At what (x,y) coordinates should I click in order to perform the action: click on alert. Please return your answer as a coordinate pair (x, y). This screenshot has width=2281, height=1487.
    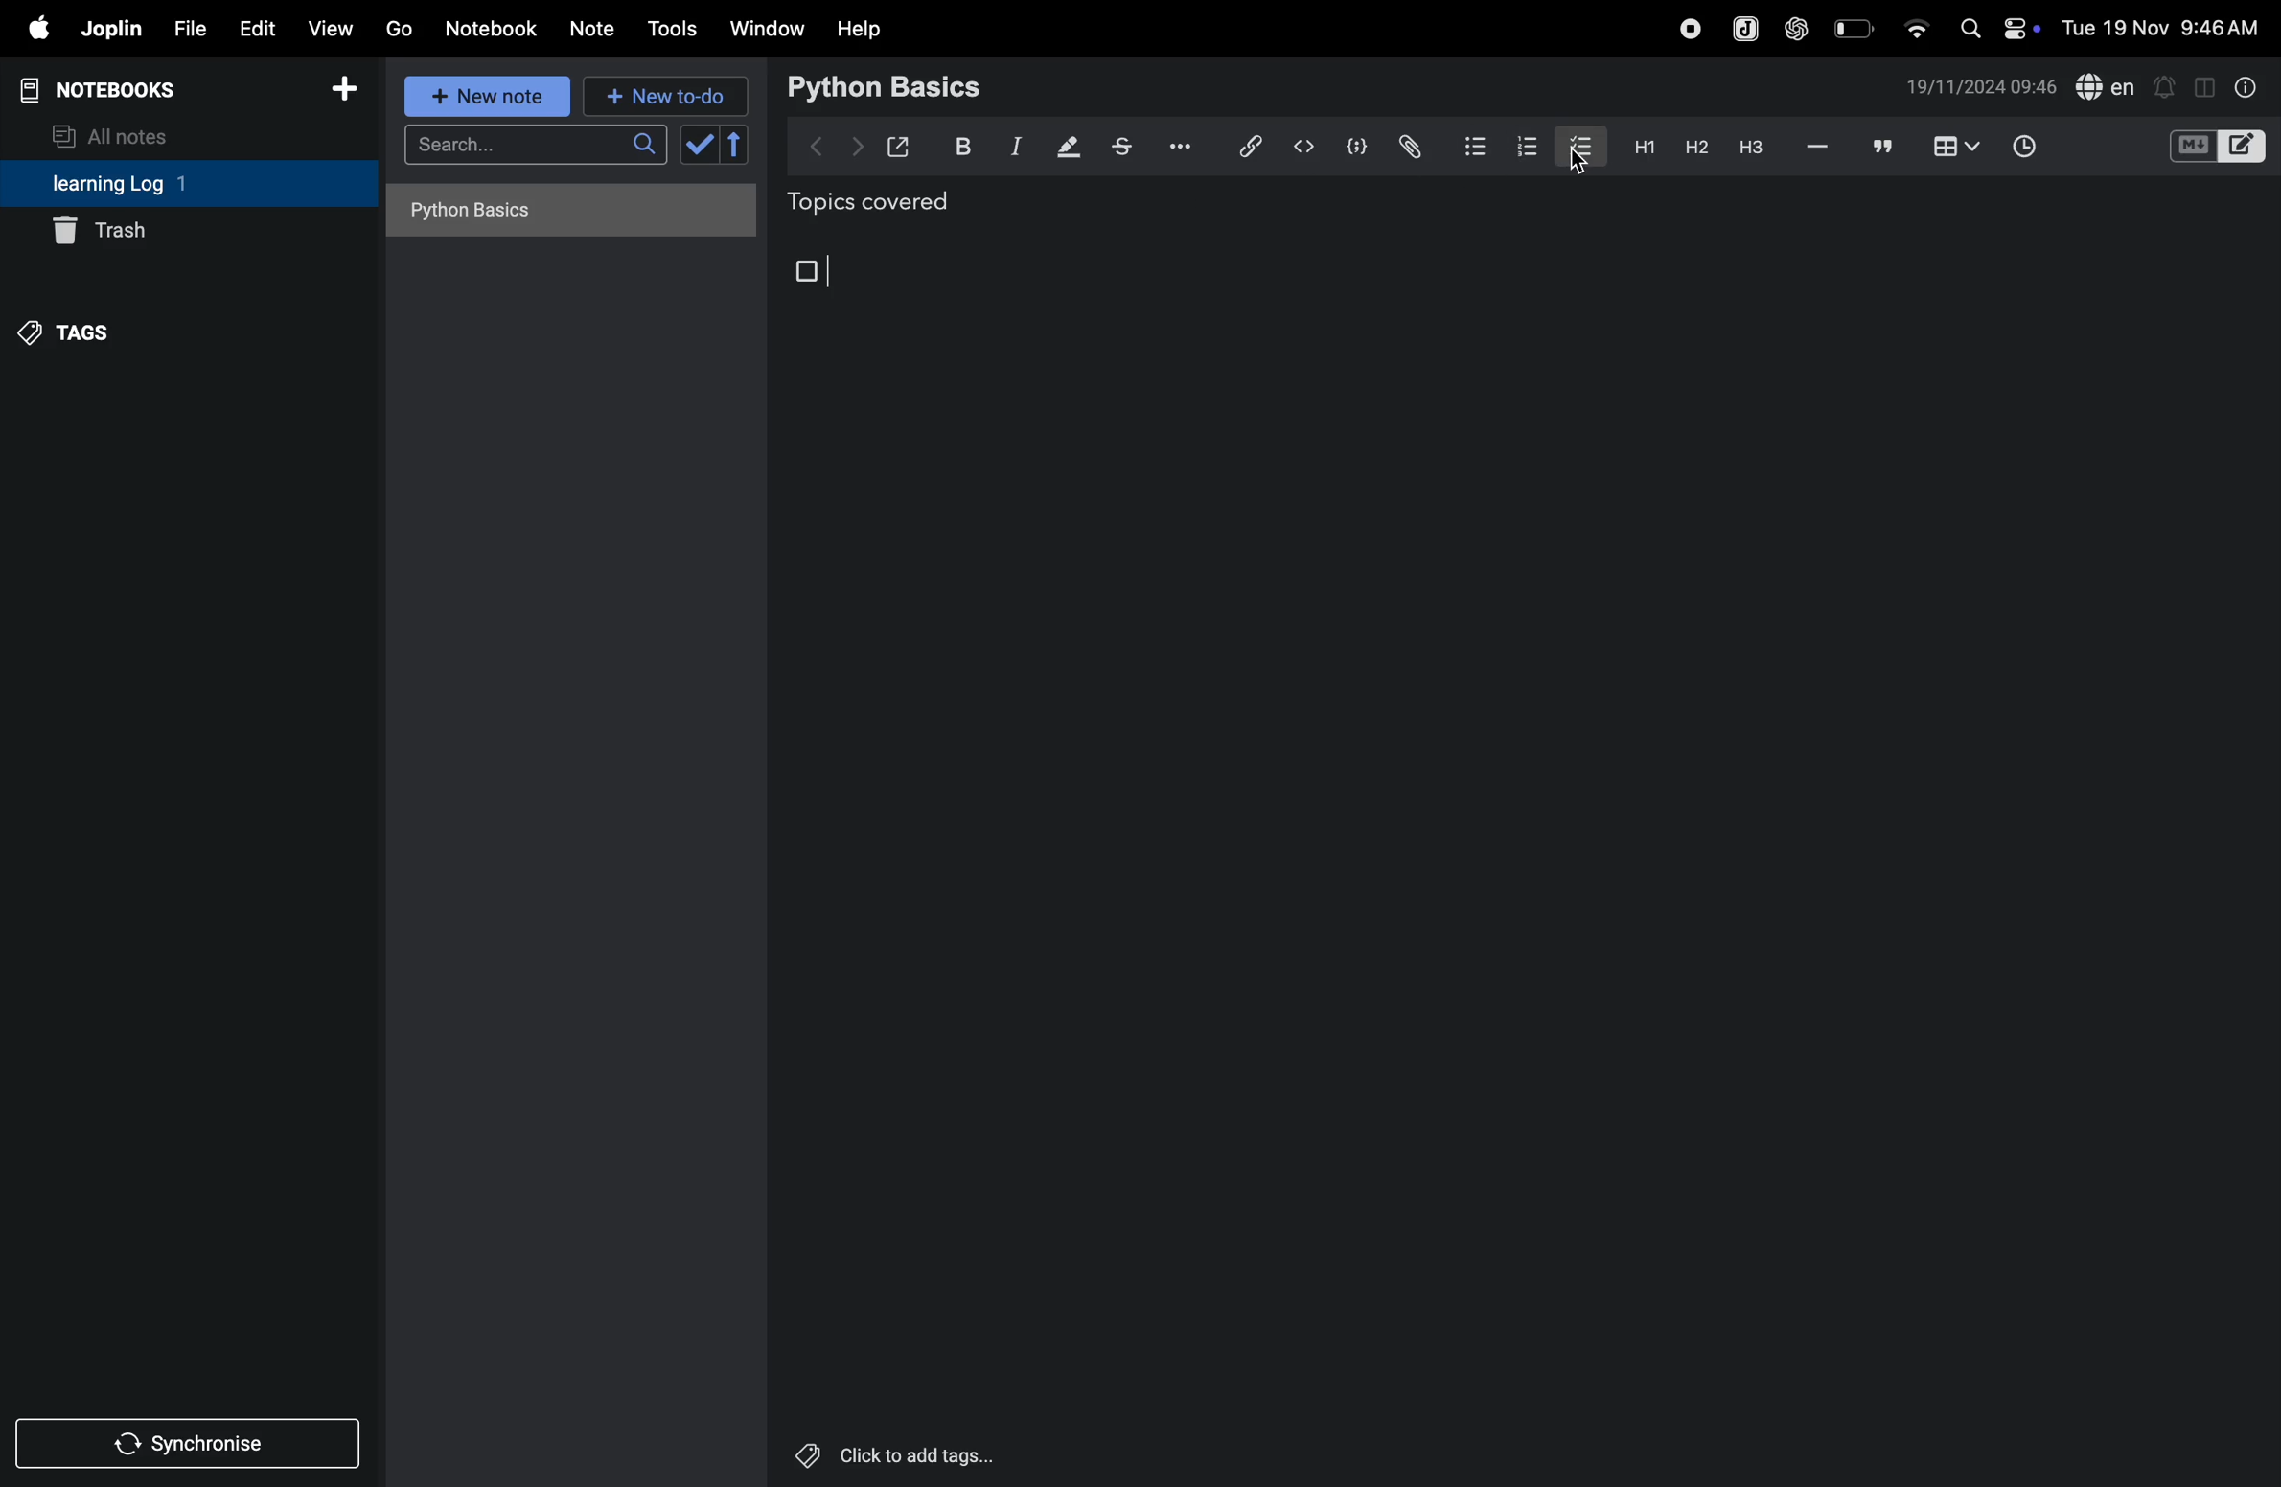
    Looking at the image, I should click on (2166, 85).